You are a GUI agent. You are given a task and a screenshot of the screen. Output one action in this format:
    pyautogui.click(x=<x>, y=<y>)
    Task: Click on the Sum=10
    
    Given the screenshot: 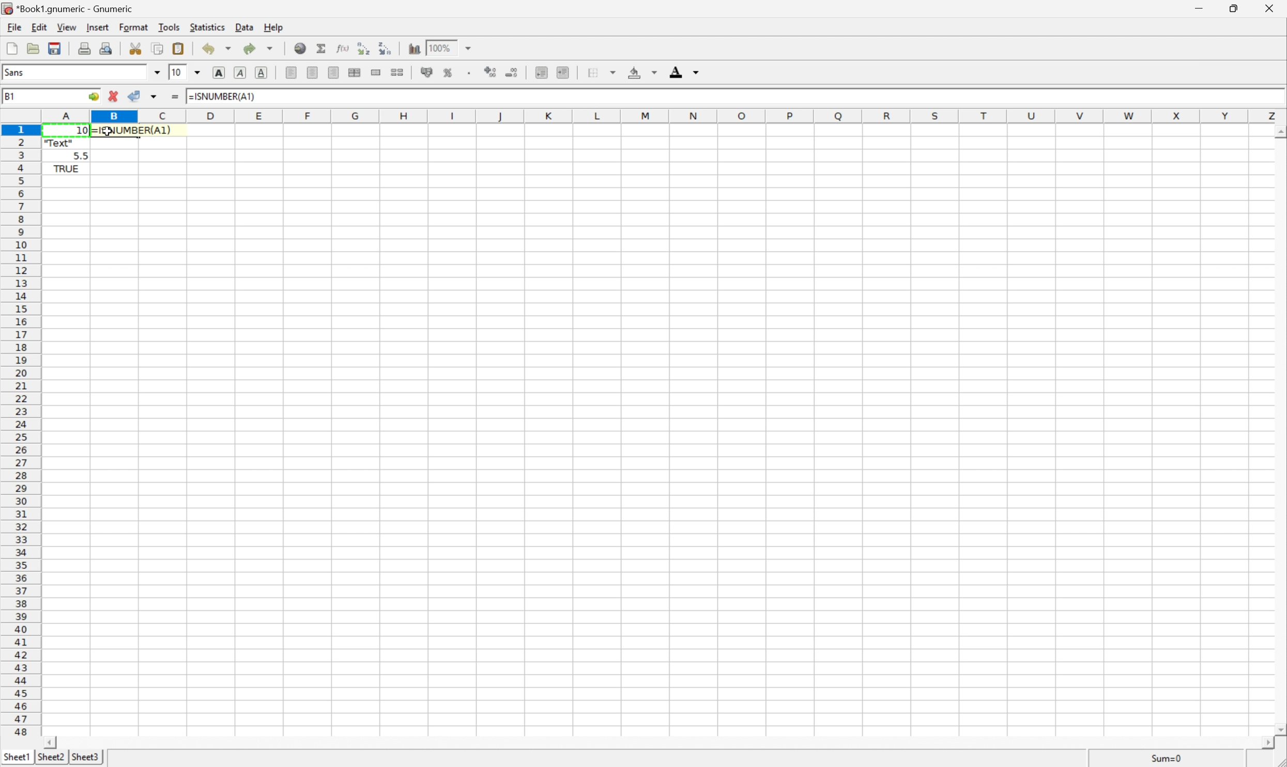 What is the action you would take?
    pyautogui.click(x=1167, y=757)
    